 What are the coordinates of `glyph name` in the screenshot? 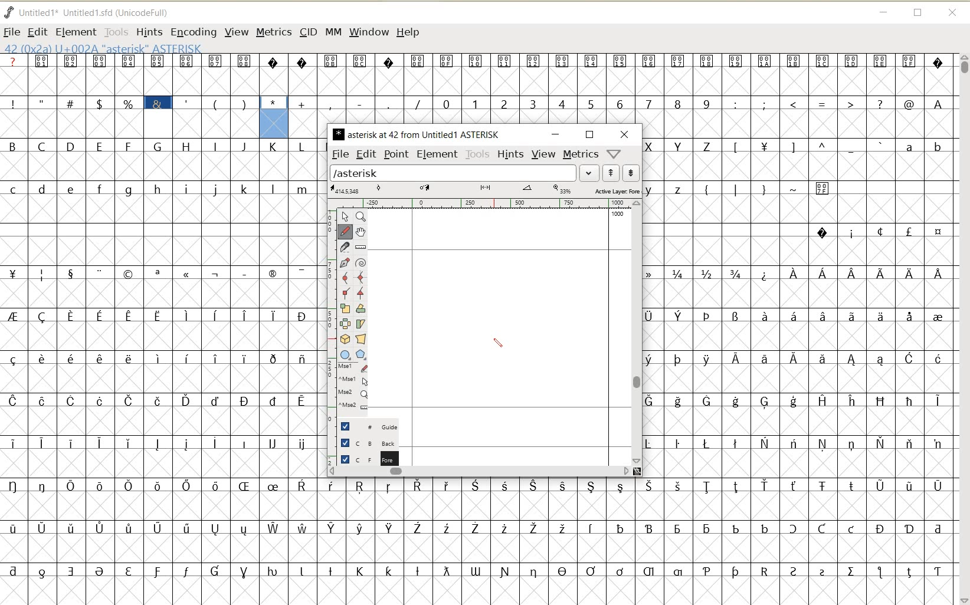 It's located at (416, 134).